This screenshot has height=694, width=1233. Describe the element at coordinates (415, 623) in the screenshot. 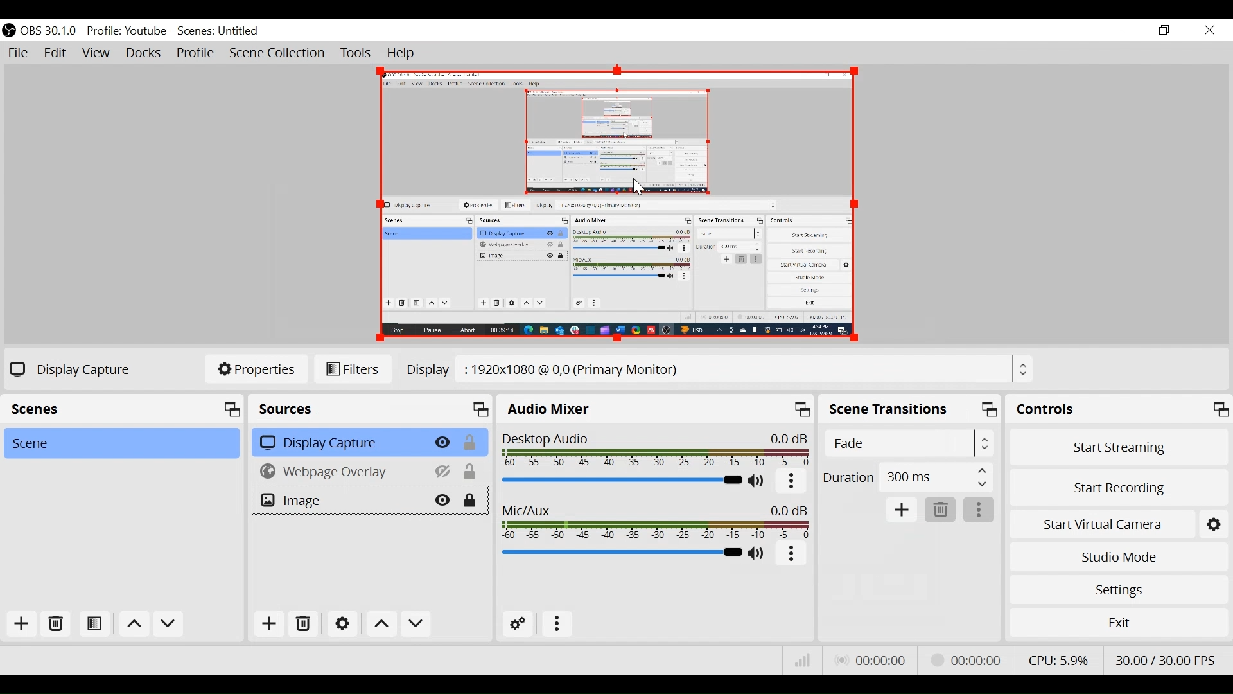

I see `Move down` at that location.